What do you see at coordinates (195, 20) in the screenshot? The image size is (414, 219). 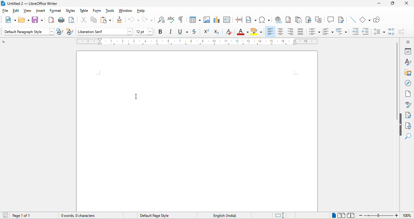 I see `table` at bounding box center [195, 20].